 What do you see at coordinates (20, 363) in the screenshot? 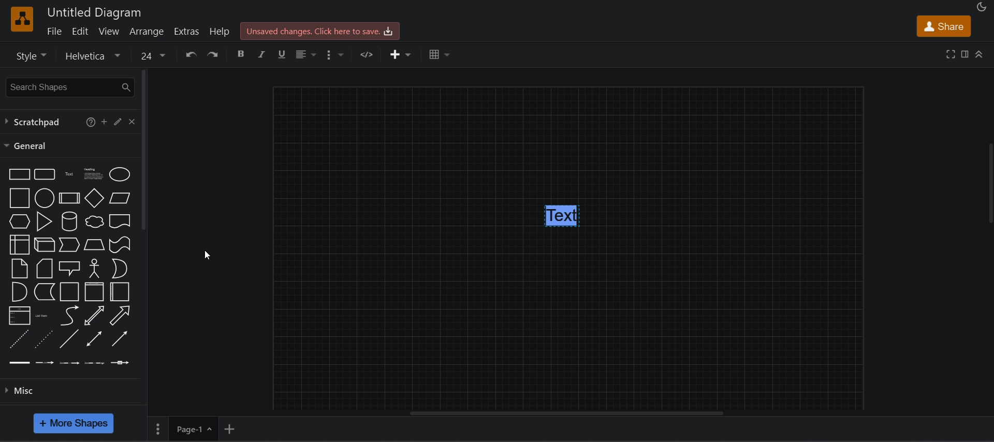
I see `Link` at bounding box center [20, 363].